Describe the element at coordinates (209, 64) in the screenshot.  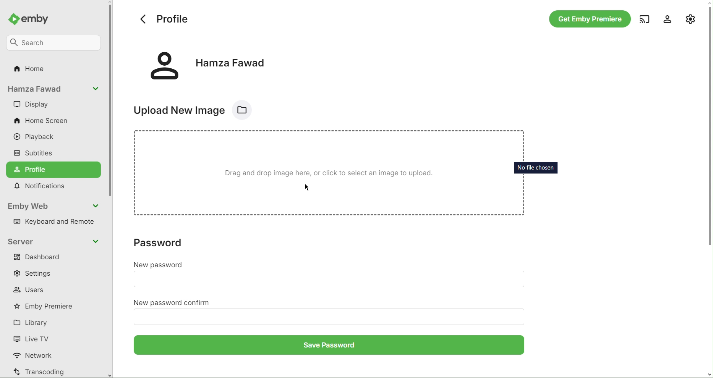
I see `Account` at that location.